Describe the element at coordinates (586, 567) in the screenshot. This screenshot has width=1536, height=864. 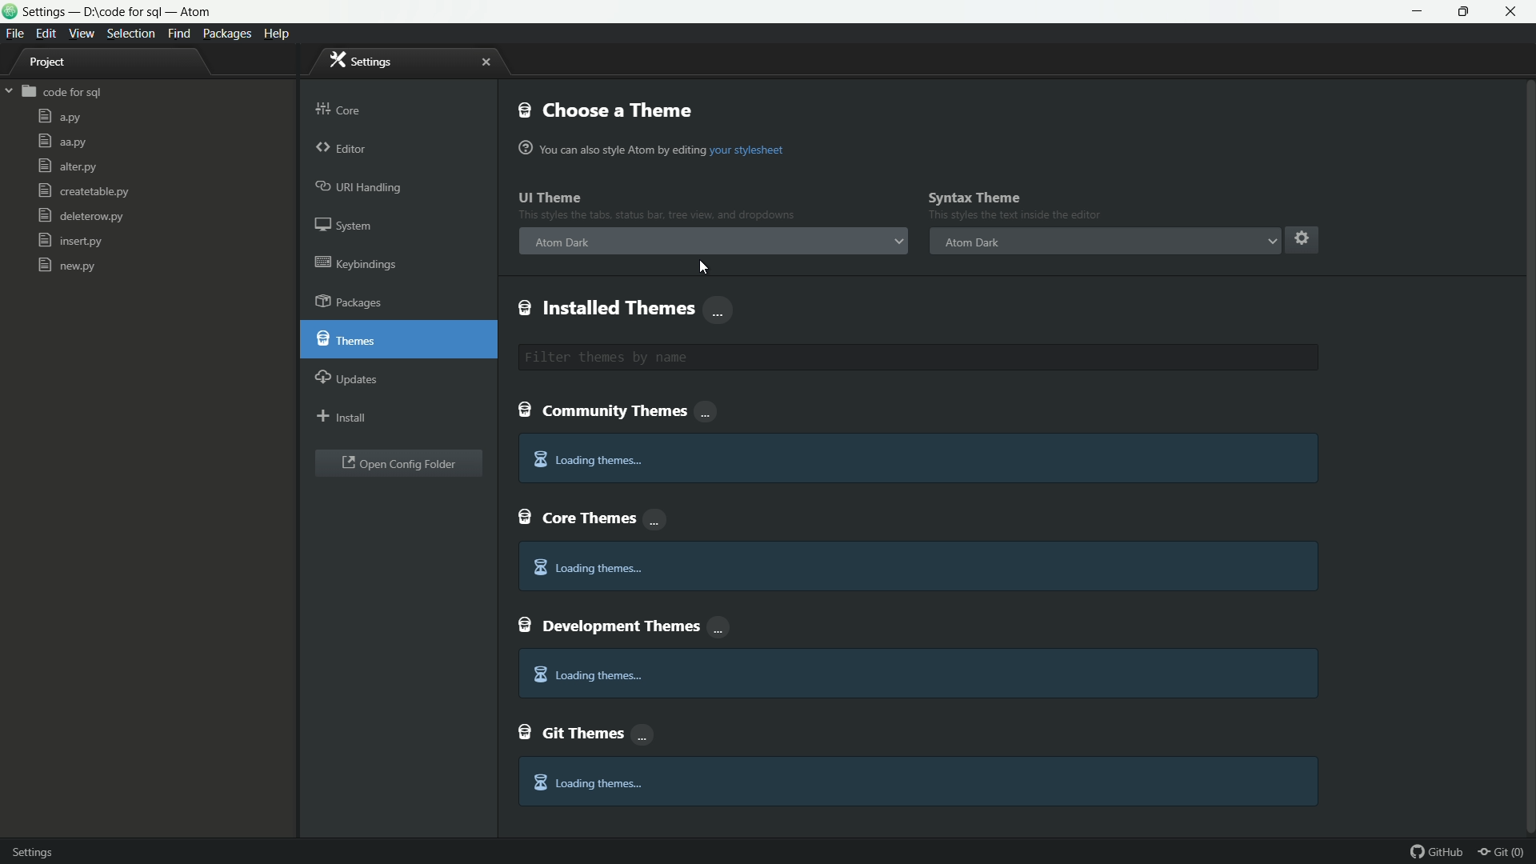
I see `loading themes` at that location.